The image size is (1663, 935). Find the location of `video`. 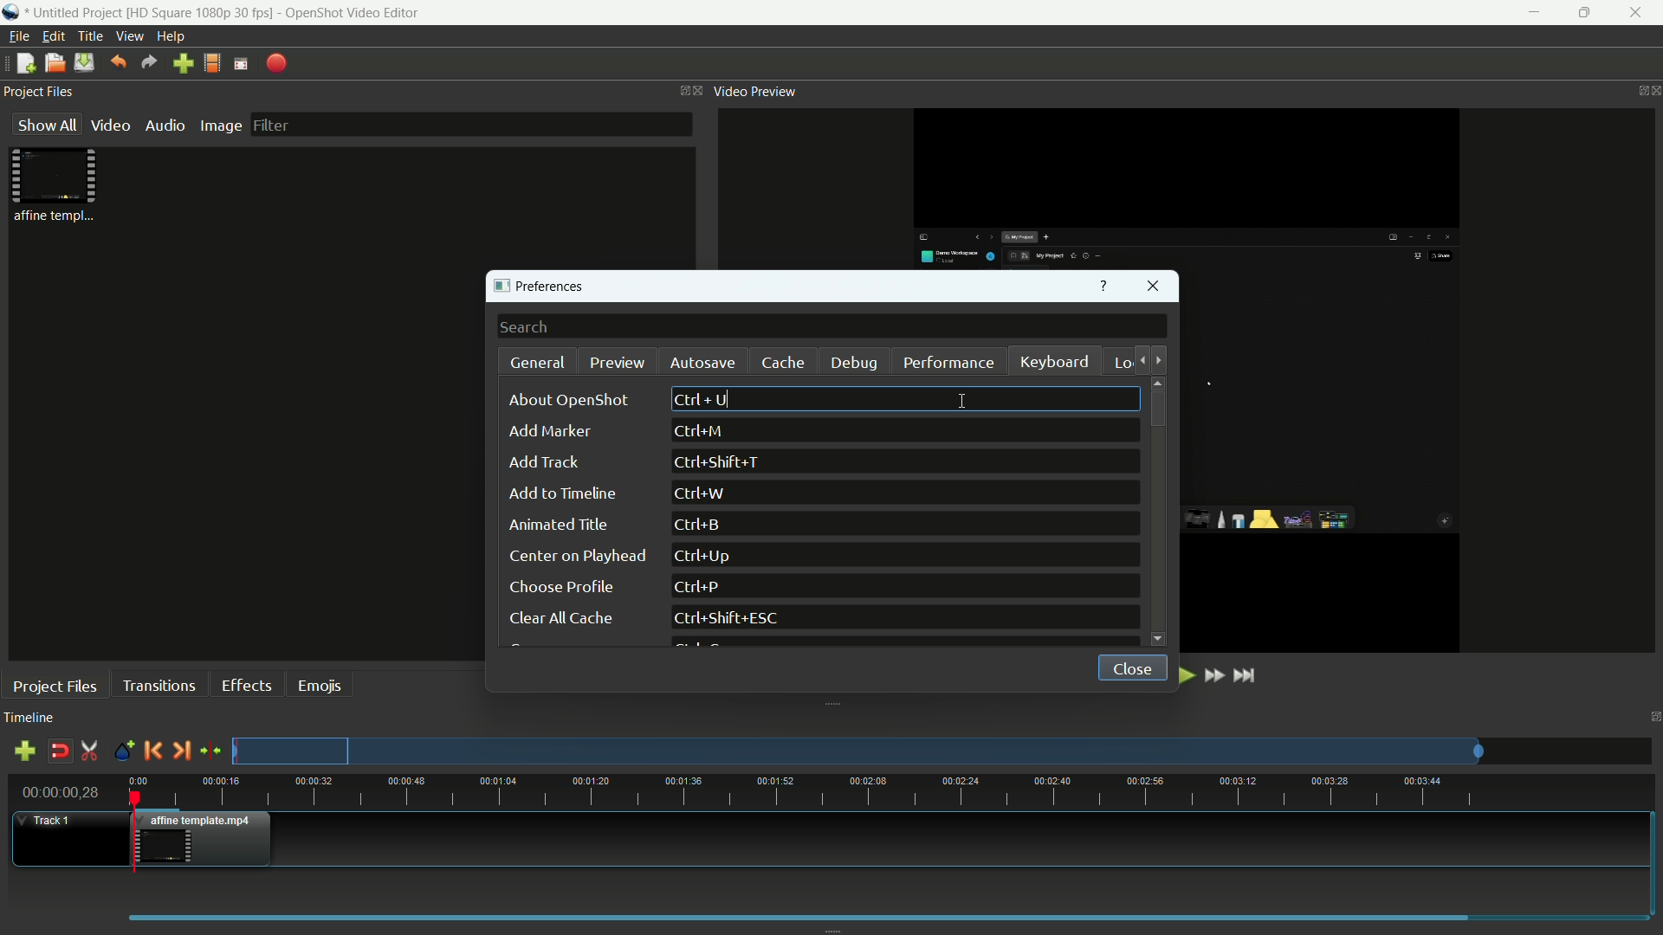

video is located at coordinates (110, 126).